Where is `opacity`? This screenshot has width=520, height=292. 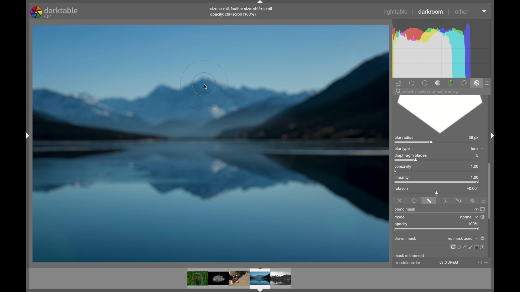
opacity is located at coordinates (437, 229).